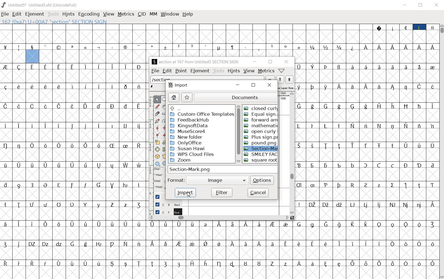 This screenshot has width=444, height=279. Describe the element at coordinates (260, 132) in the screenshot. I see `OPEN CURLY` at that location.